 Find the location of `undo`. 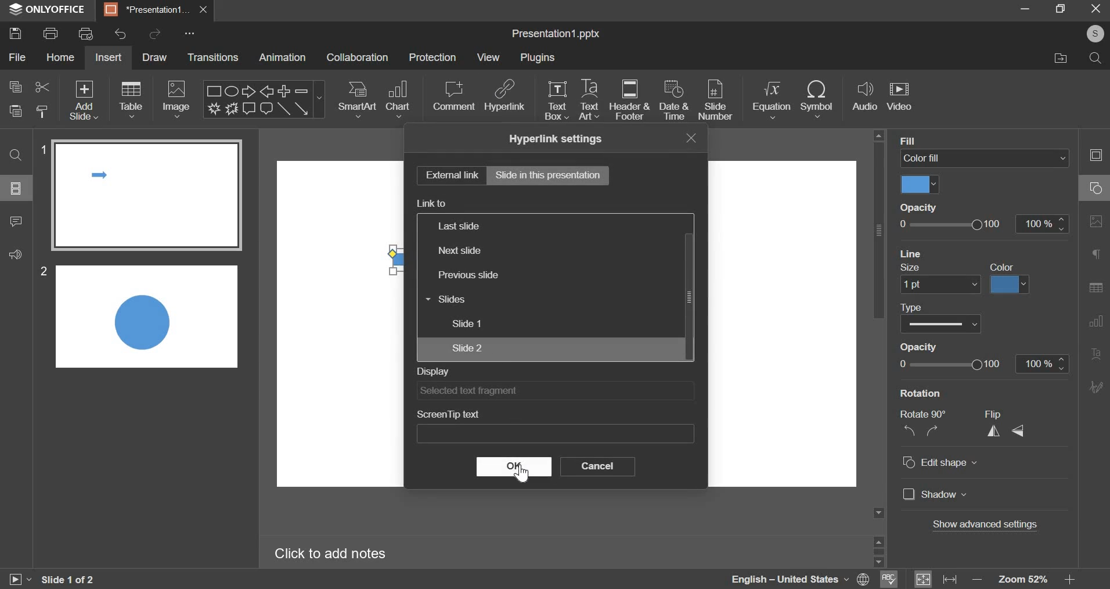

undo is located at coordinates (124, 33).